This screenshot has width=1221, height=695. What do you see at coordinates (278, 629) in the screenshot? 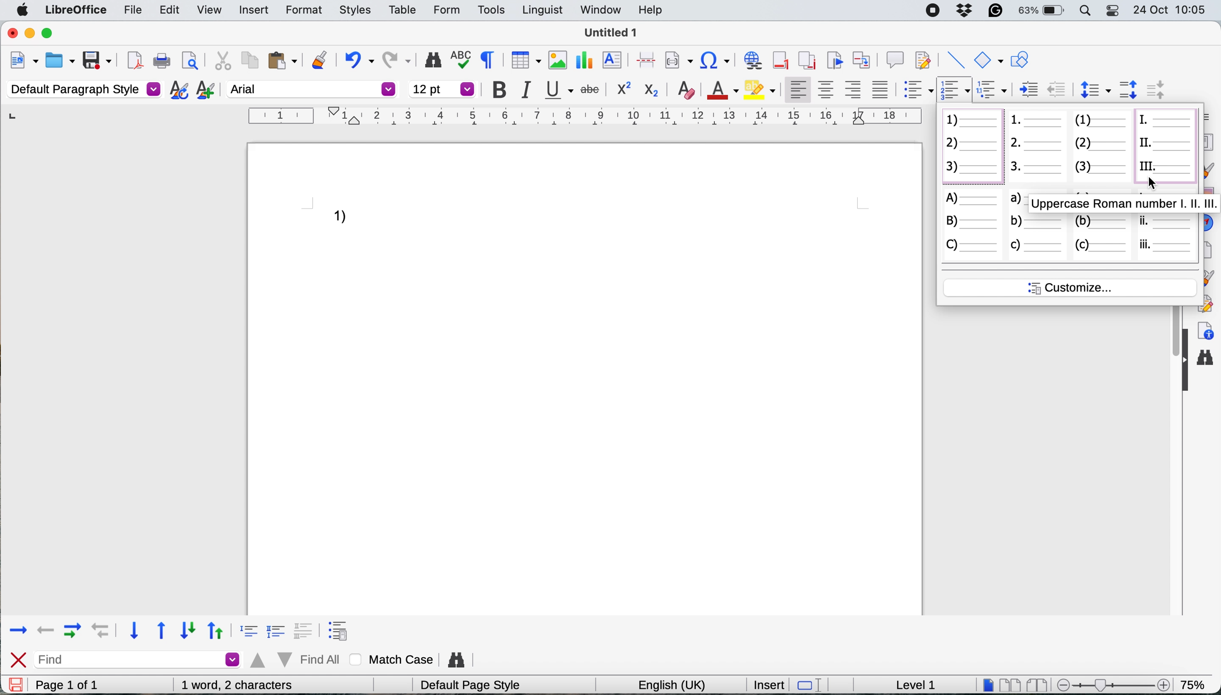
I see `format 2` at bounding box center [278, 629].